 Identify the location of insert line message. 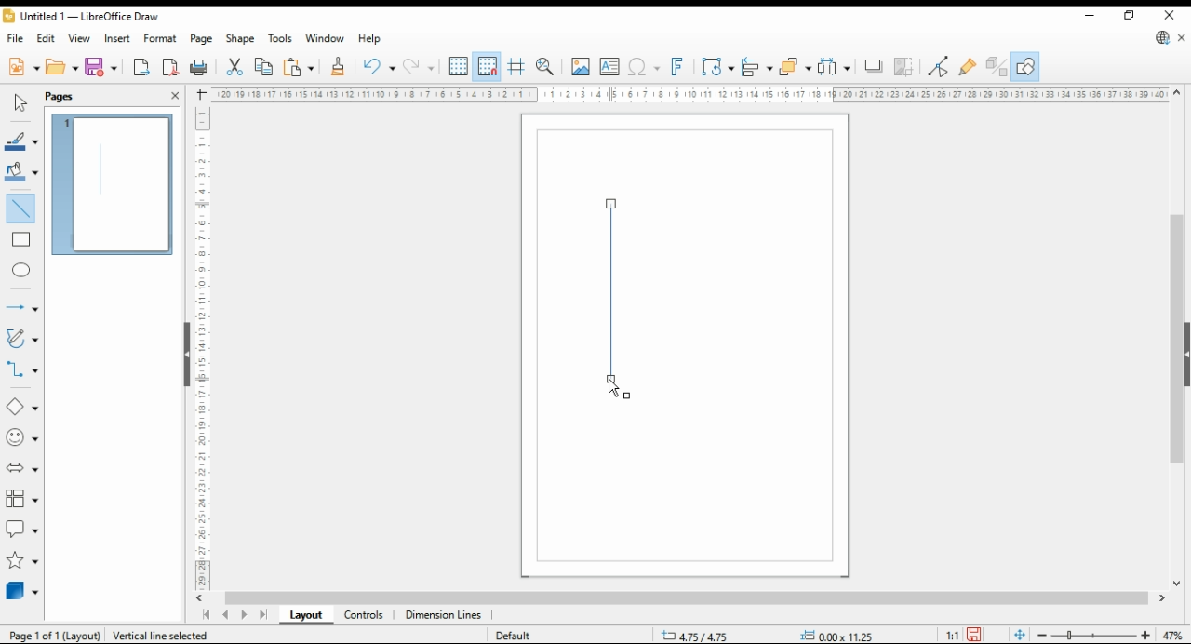
(24, 240).